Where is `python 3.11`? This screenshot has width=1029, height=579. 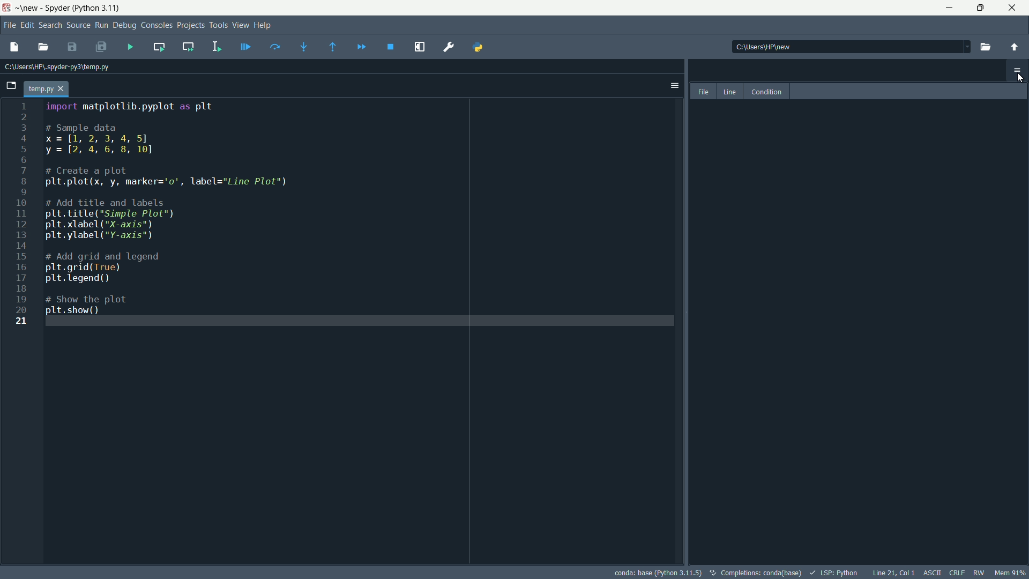 python 3.11 is located at coordinates (99, 7).